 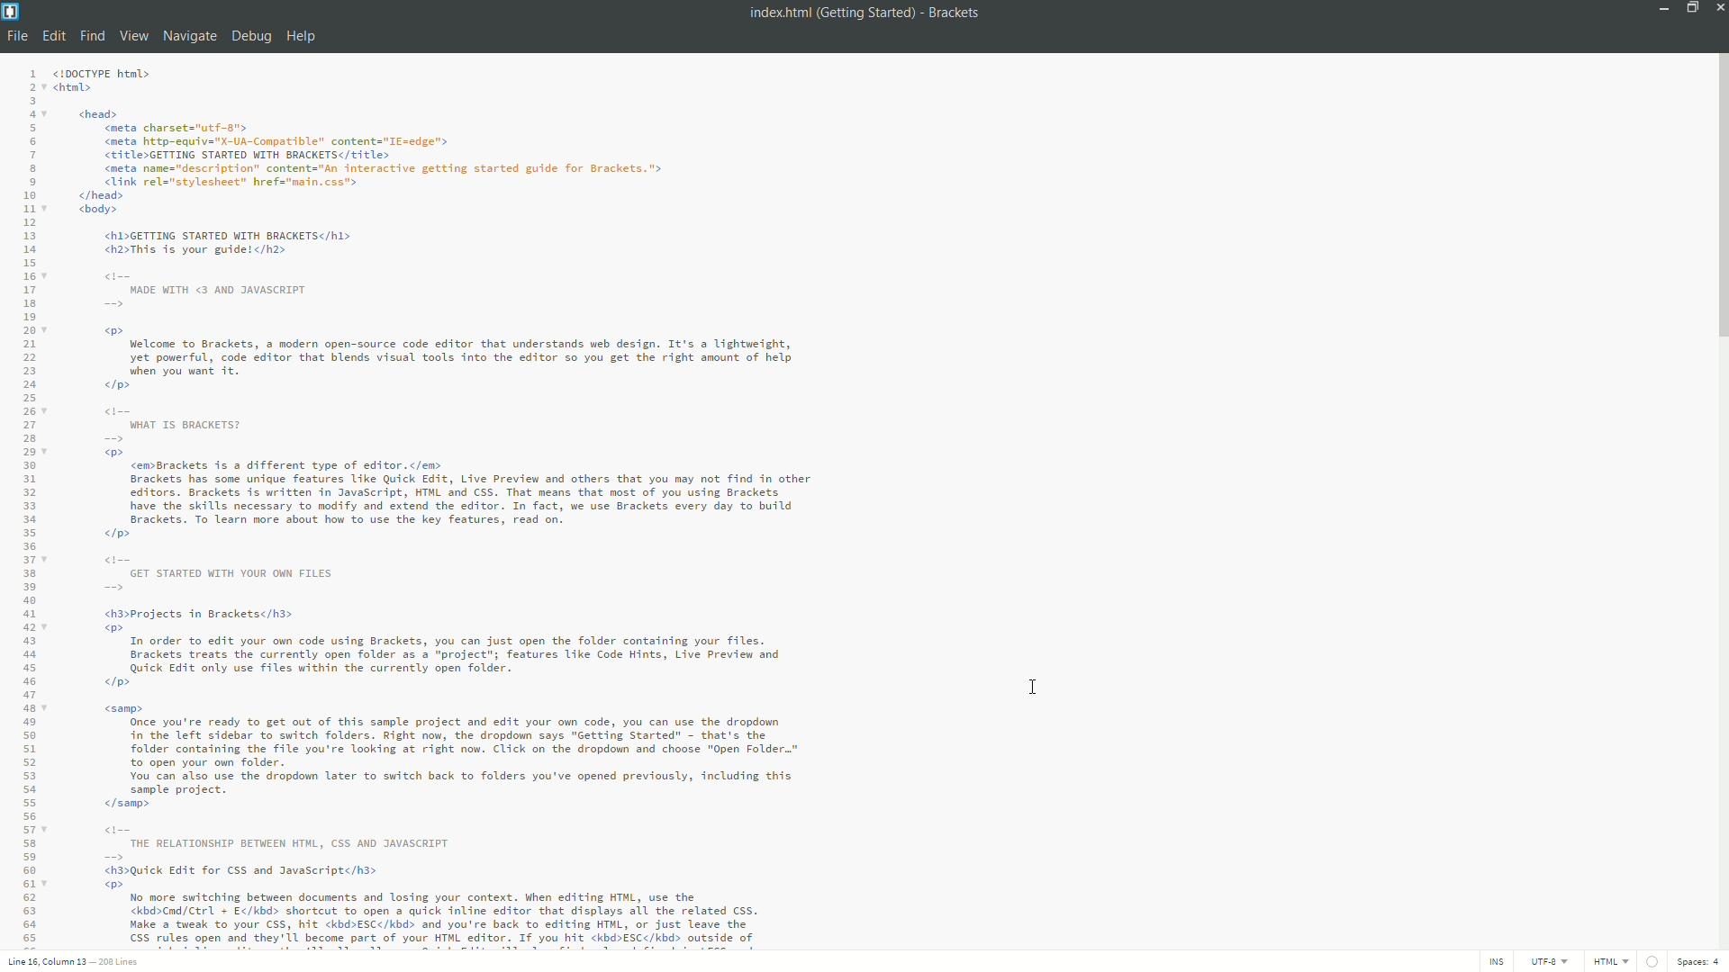 I want to click on ins, so click(x=1494, y=963).